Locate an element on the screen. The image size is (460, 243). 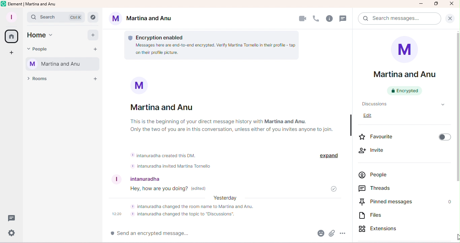
Favourites is located at coordinates (404, 137).